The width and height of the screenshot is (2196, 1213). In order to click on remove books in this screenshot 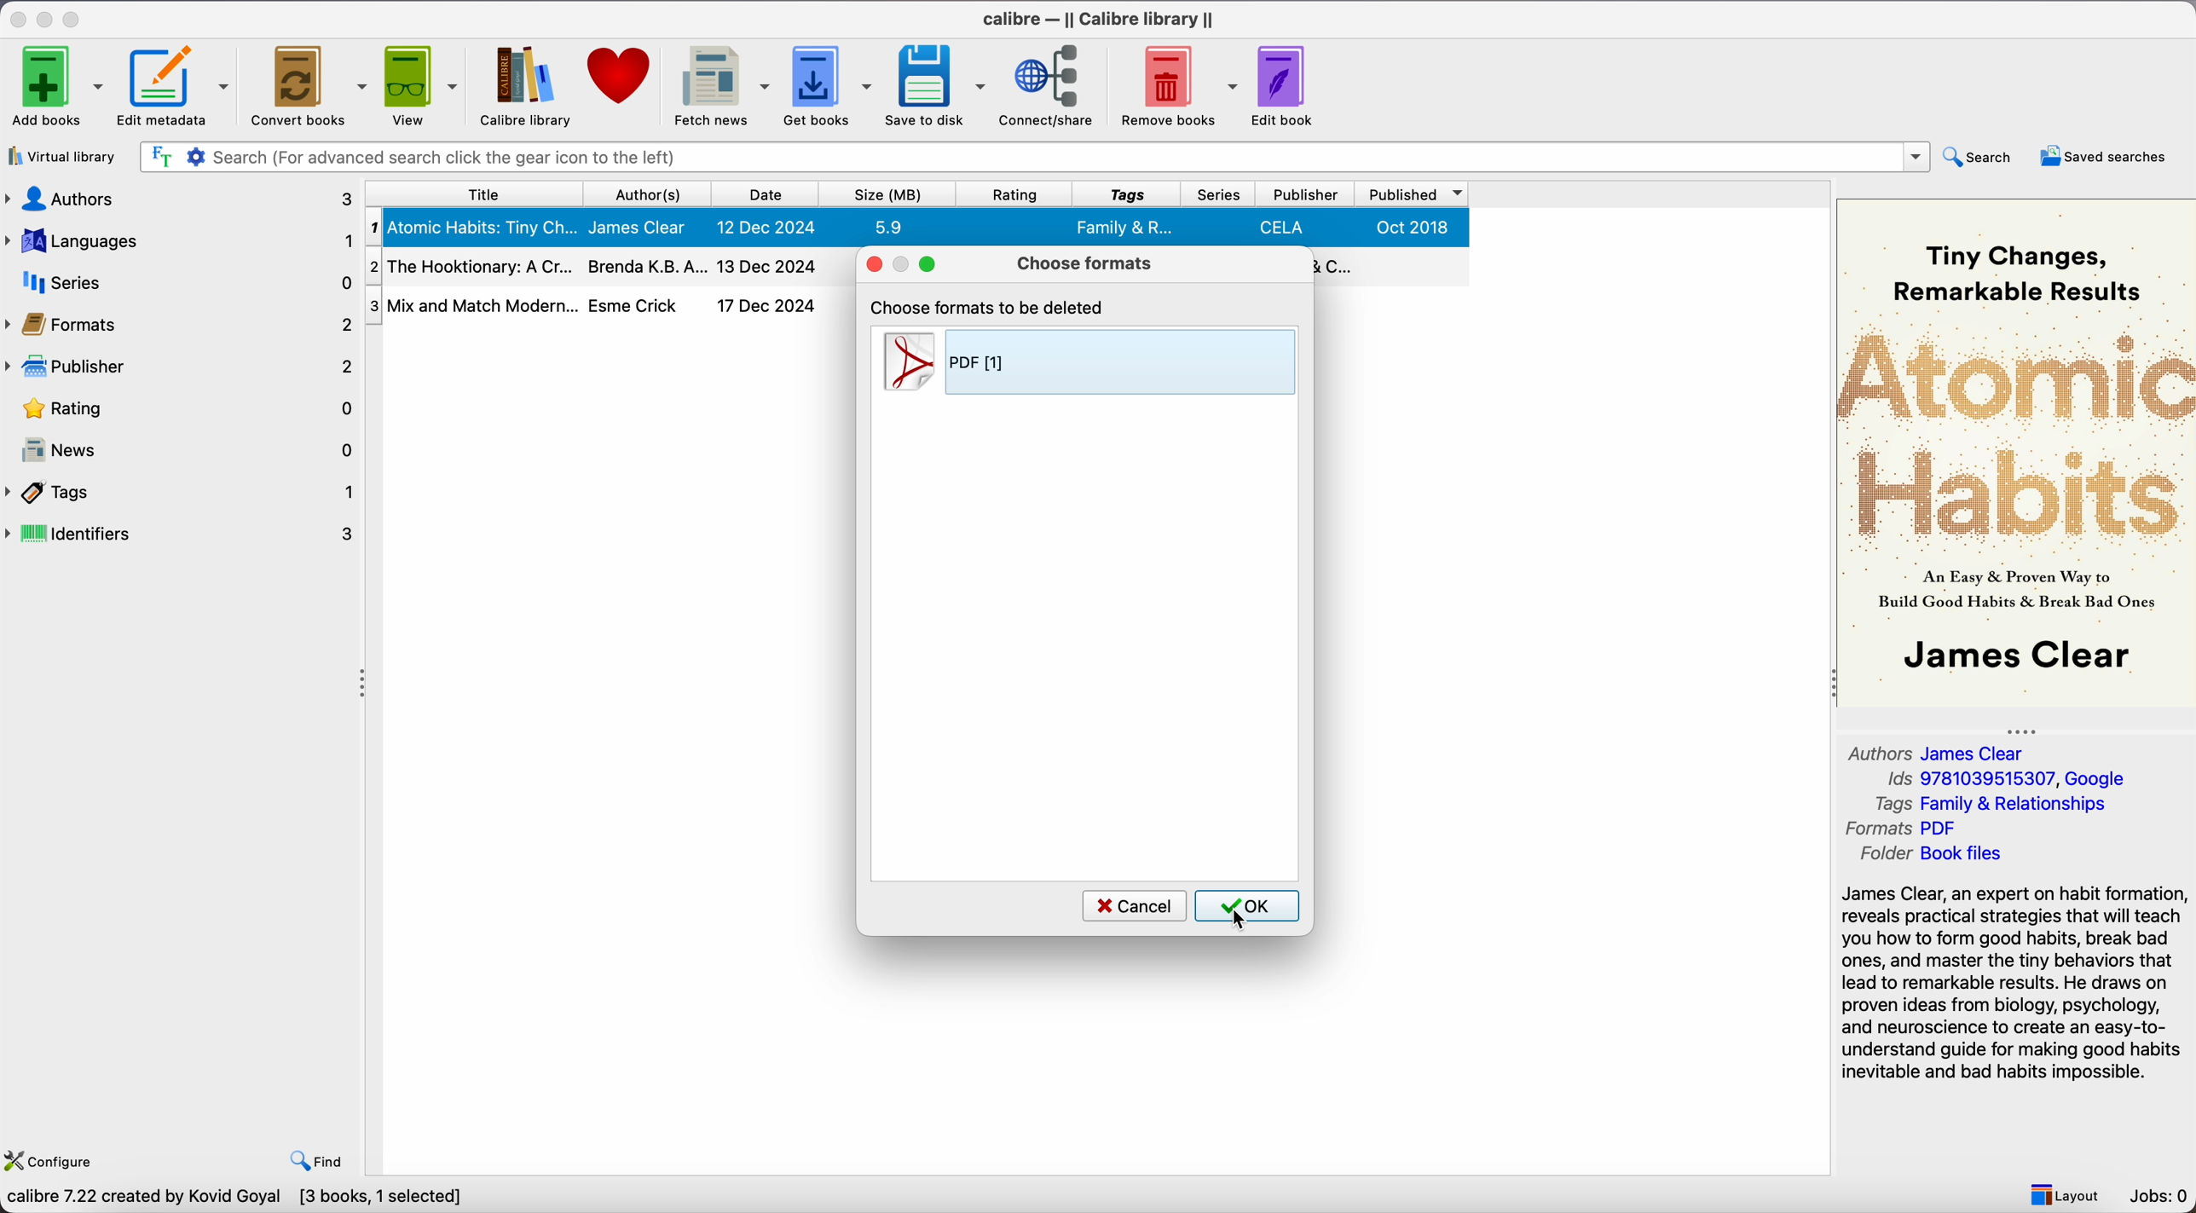, I will do `click(1173, 84)`.